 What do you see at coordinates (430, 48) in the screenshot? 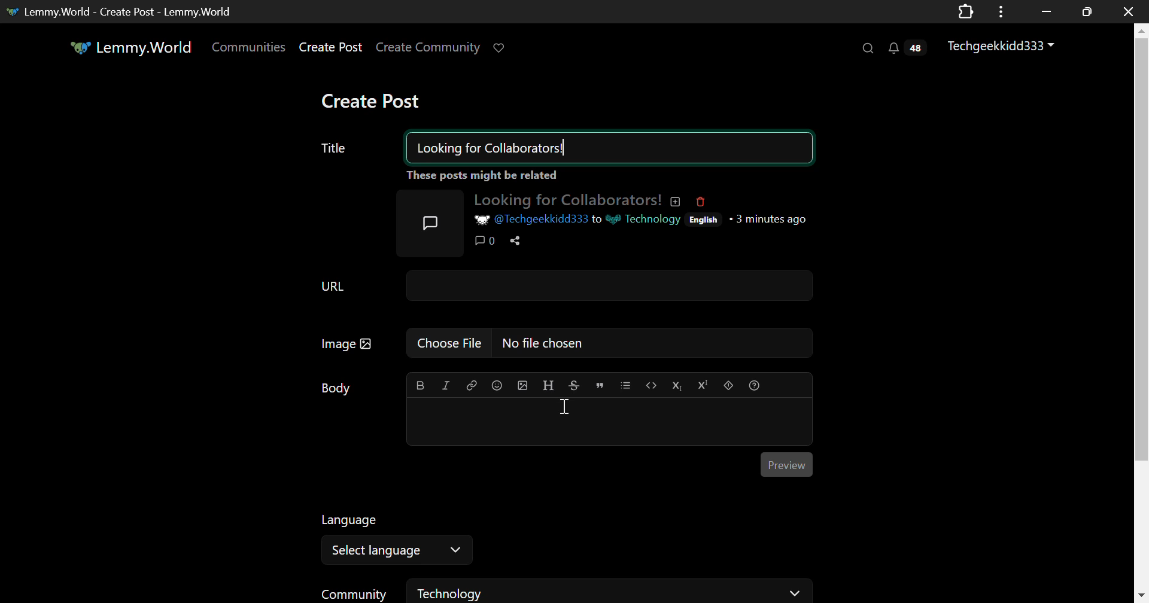
I see `Create Community` at bounding box center [430, 48].